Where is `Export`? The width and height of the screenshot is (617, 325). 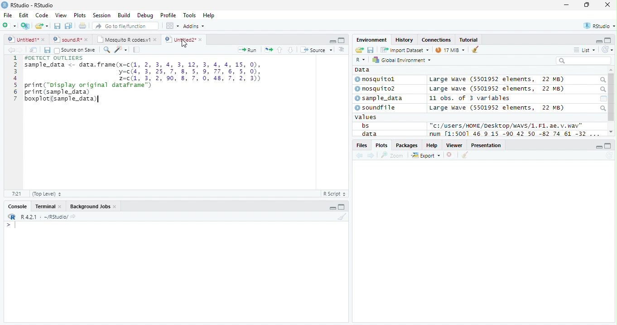 Export is located at coordinates (426, 156).